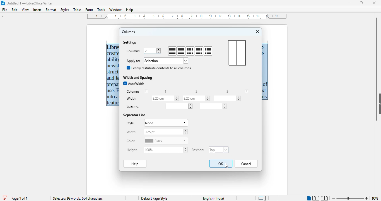 This screenshot has width=381, height=201. I want to click on 2 columns with equal size, so click(181, 51).